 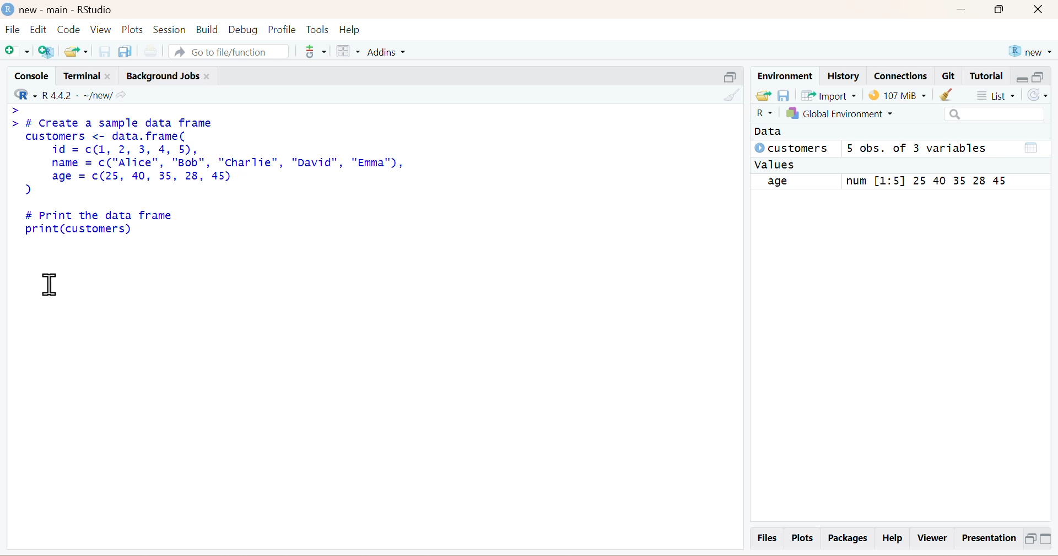 I want to click on Open existing file, so click(x=78, y=50).